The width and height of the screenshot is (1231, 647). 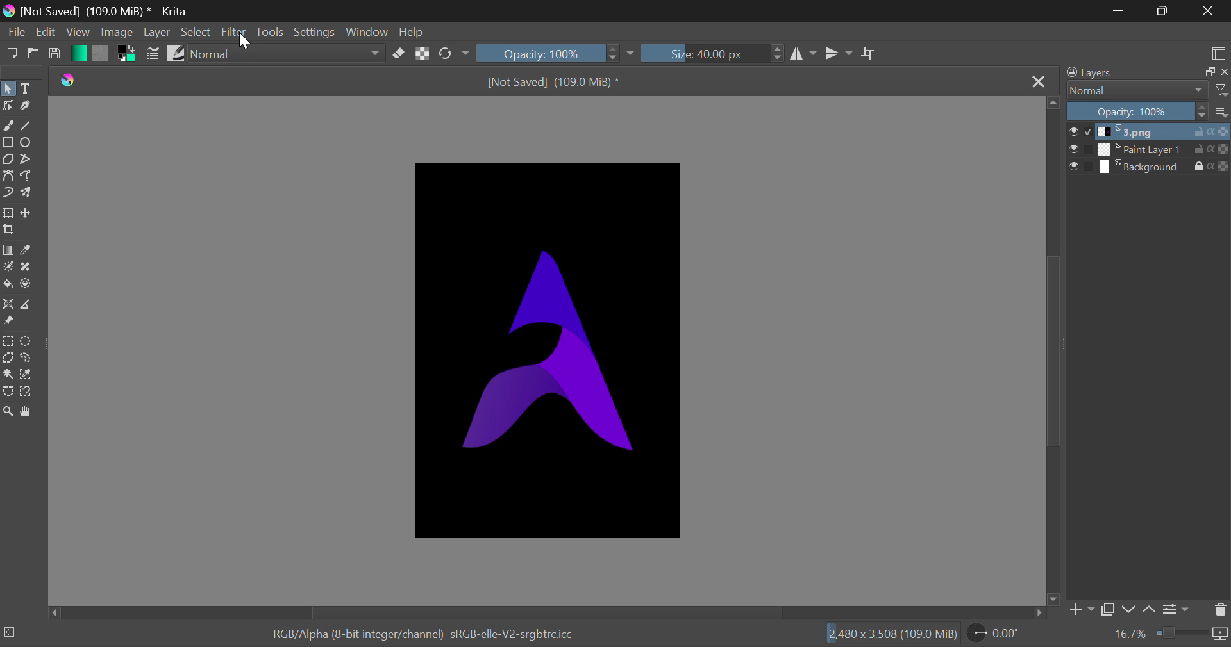 What do you see at coordinates (1193, 634) in the screenshot?
I see `zoom slider` at bounding box center [1193, 634].